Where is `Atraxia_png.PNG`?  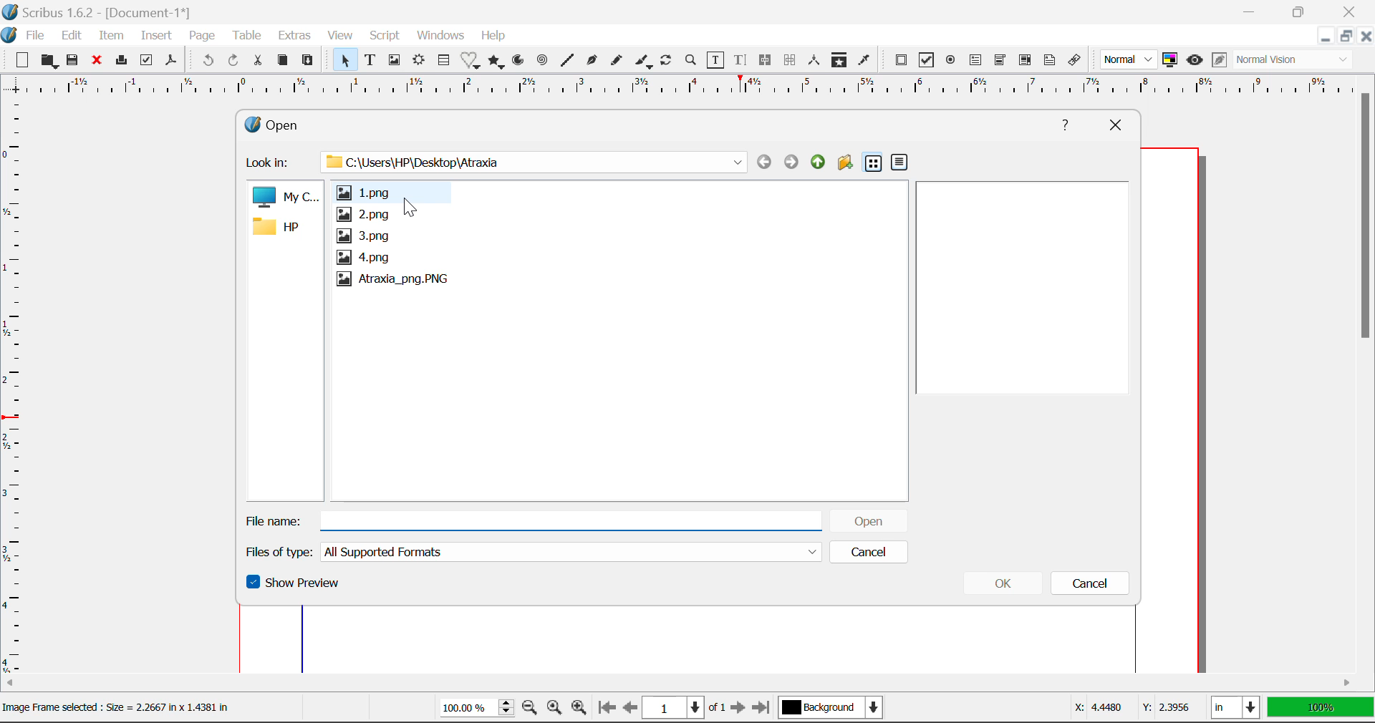 Atraxia_png.PNG is located at coordinates (392, 280).